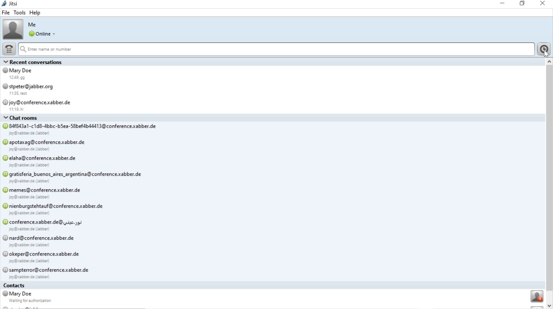  What do you see at coordinates (8, 50) in the screenshot?
I see `dial pad` at bounding box center [8, 50].